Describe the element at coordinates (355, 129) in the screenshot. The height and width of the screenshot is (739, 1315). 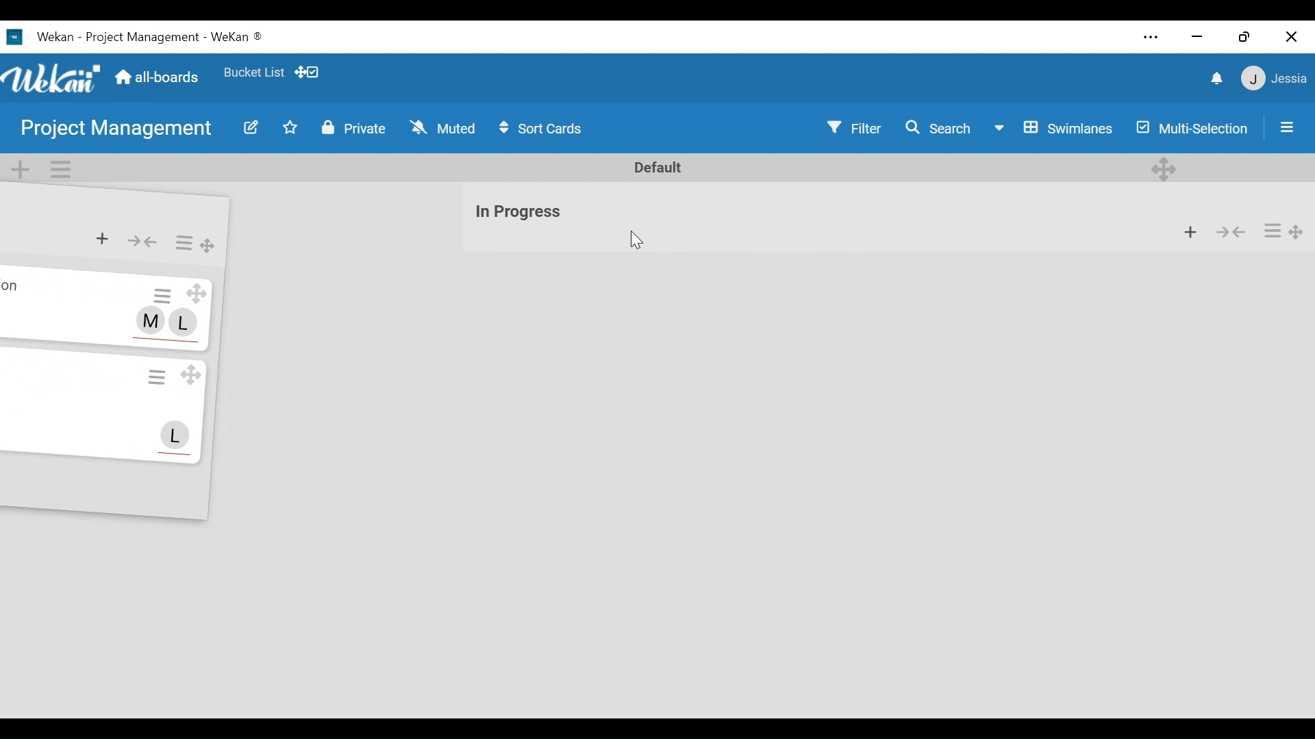
I see `Private` at that location.